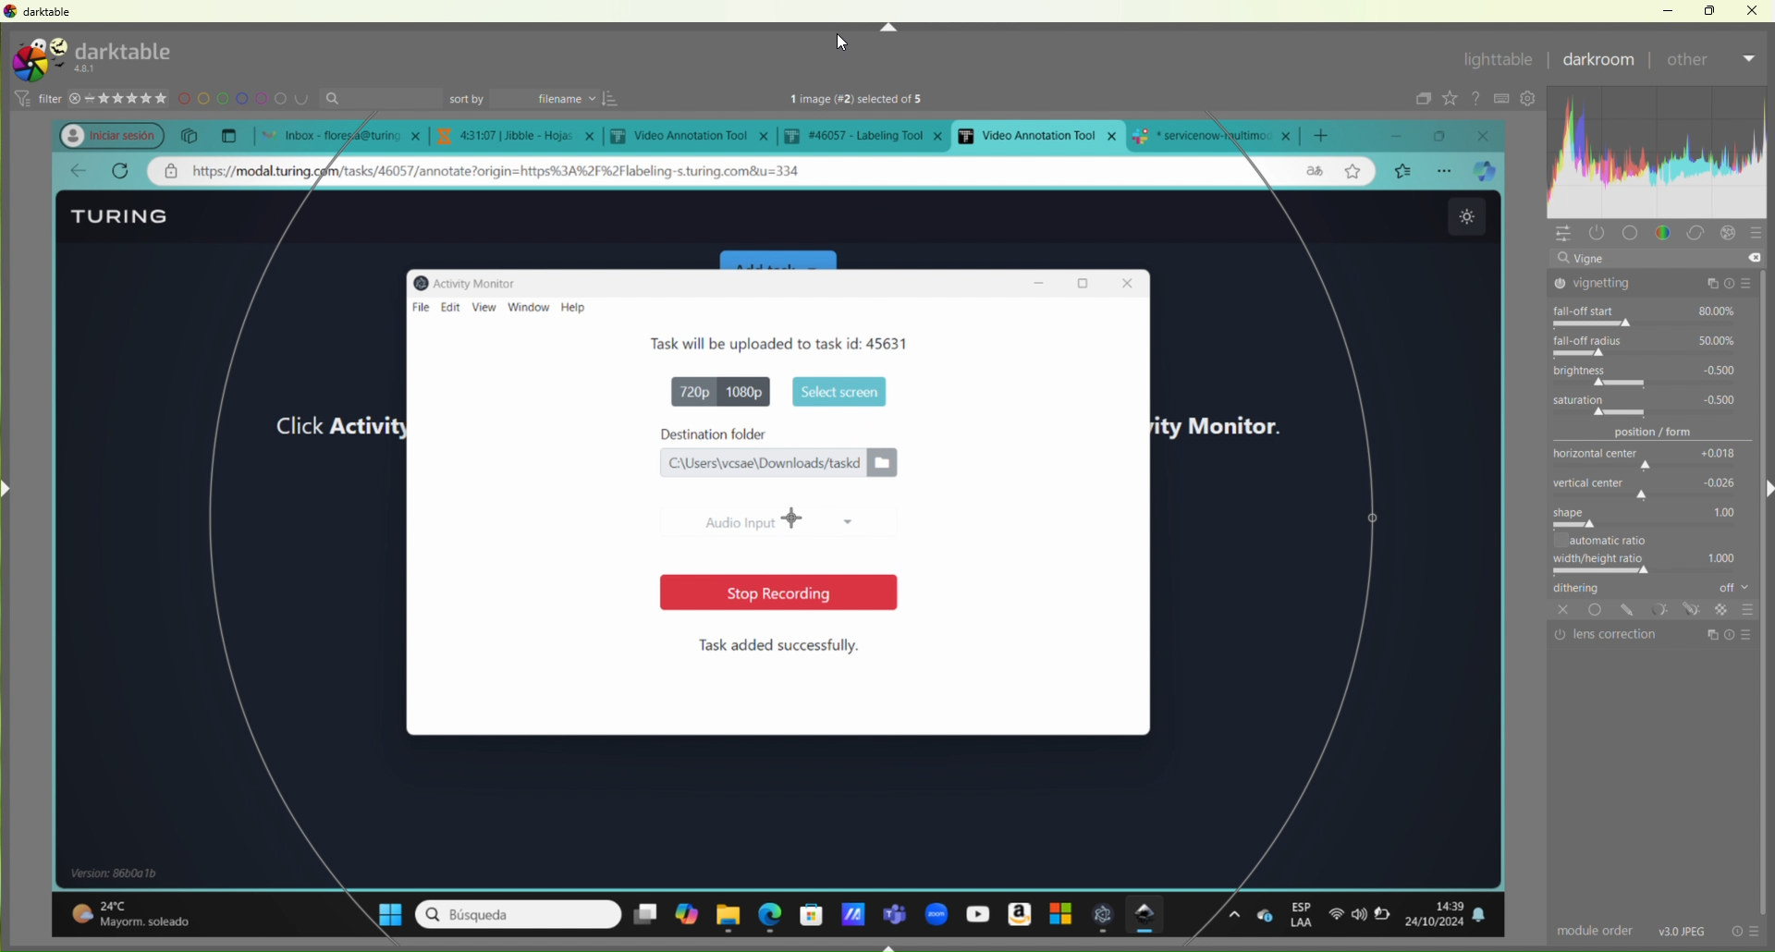 Image resolution: width=1775 pixels, height=952 pixels. Describe the element at coordinates (1403, 170) in the screenshot. I see `bookmarks` at that location.